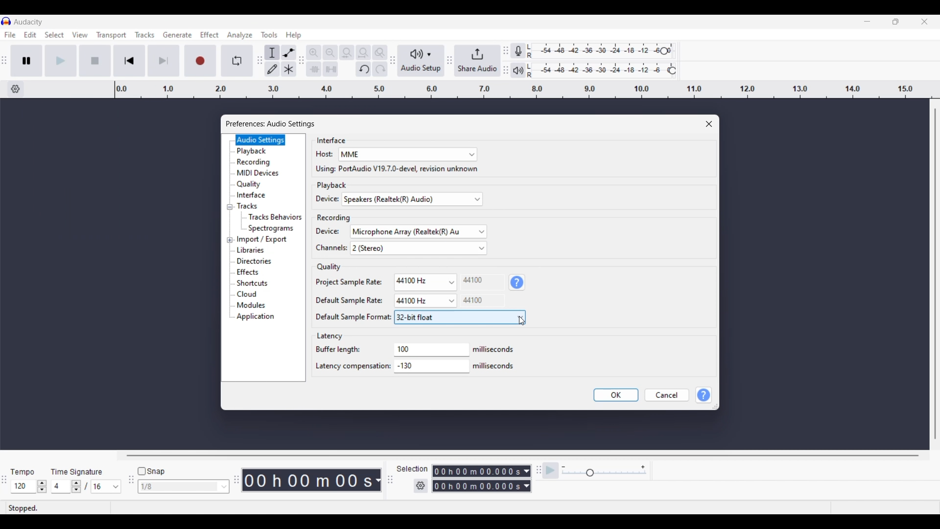  Describe the element at coordinates (551, 471) in the screenshot. I see `Play-at-speed/Play-at-speed oncce` at that location.